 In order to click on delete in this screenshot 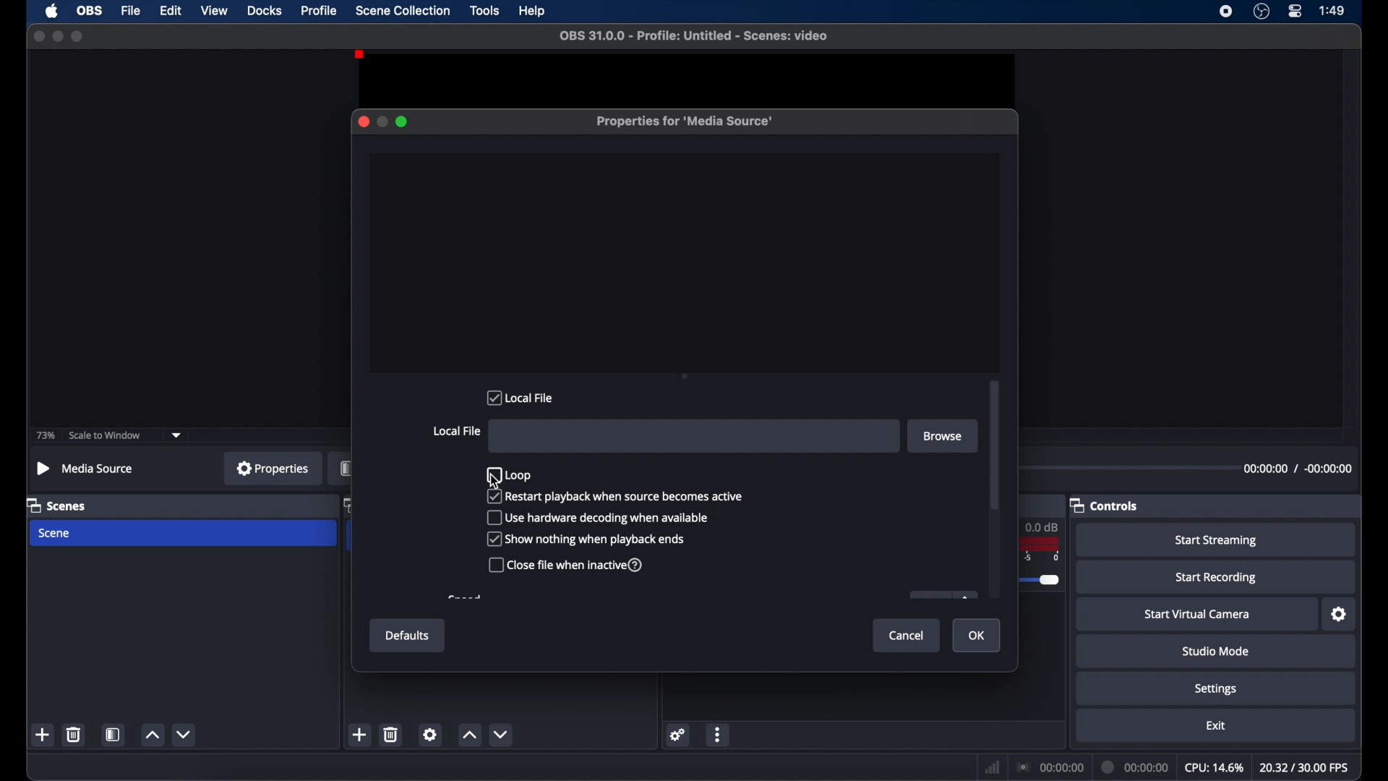, I will do `click(391, 735)`.